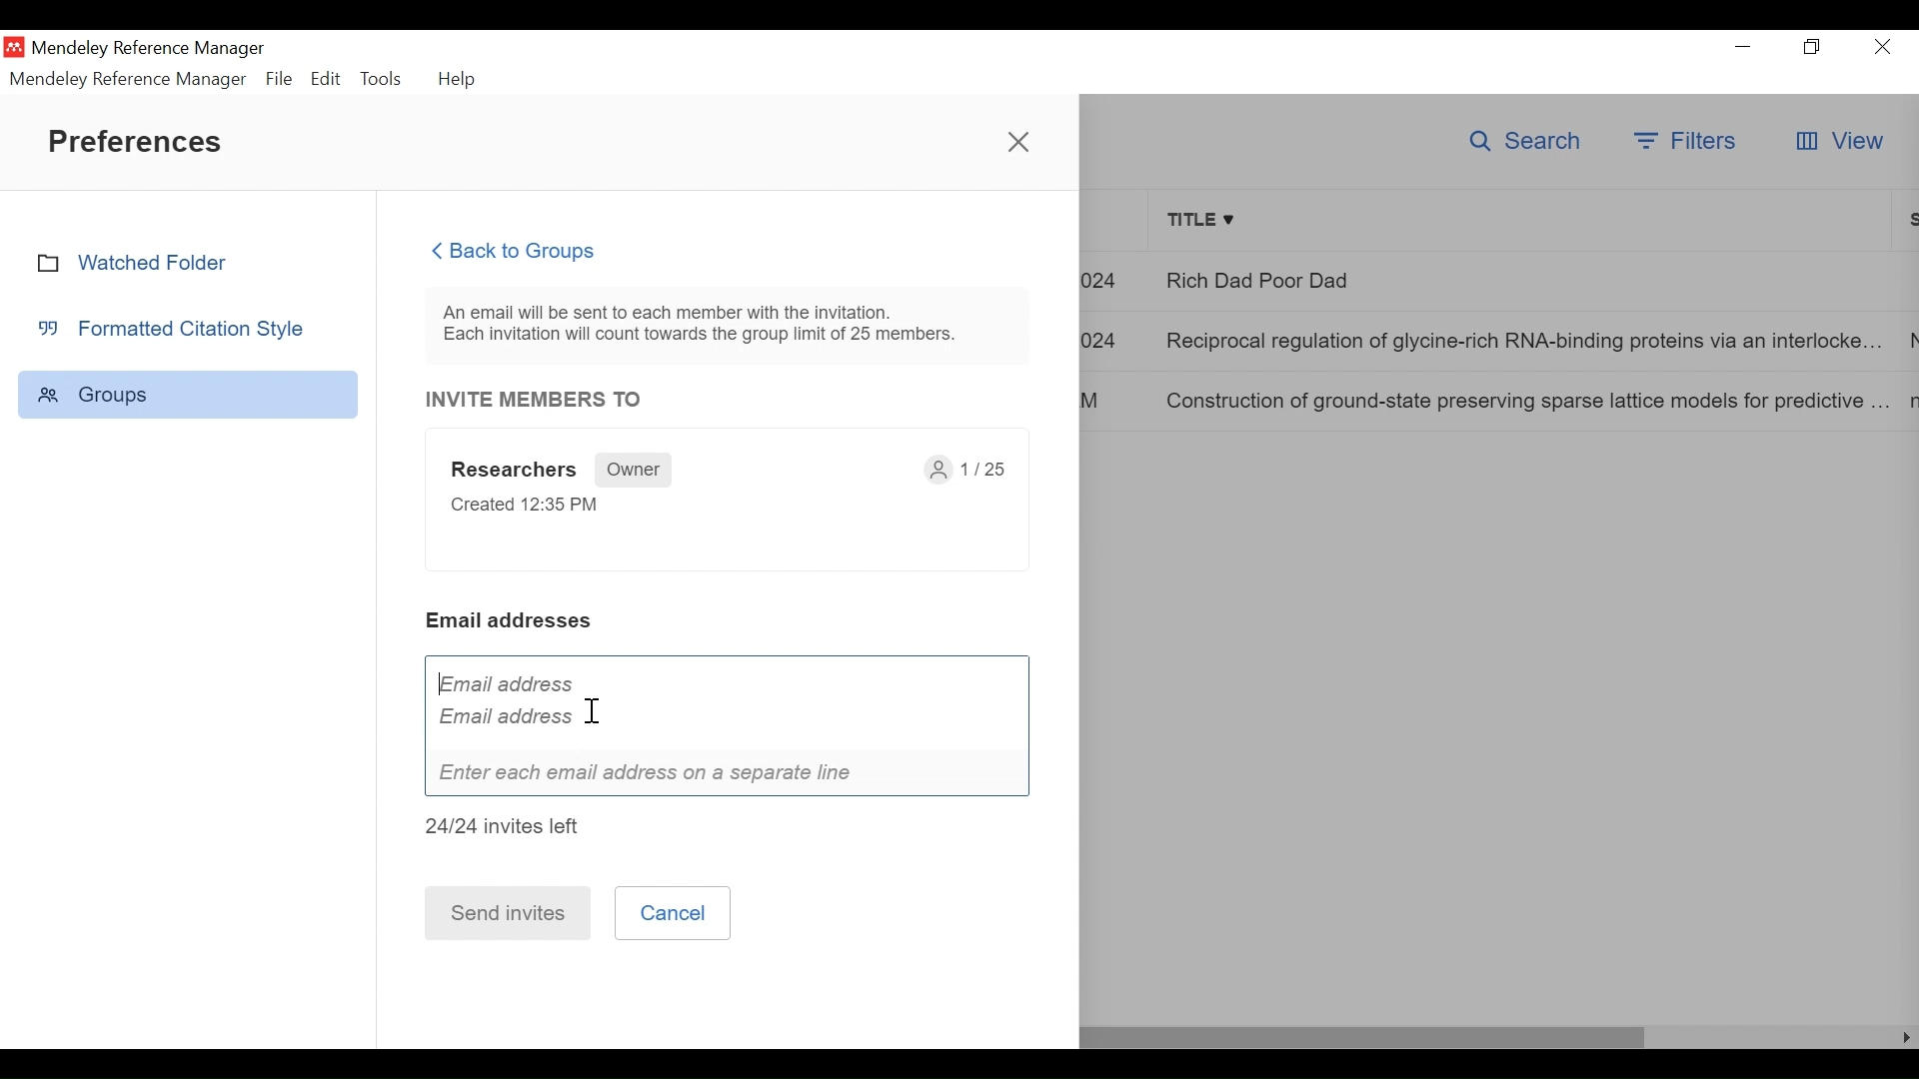 The height and width of the screenshot is (1079, 1919). I want to click on Close, so click(1884, 46).